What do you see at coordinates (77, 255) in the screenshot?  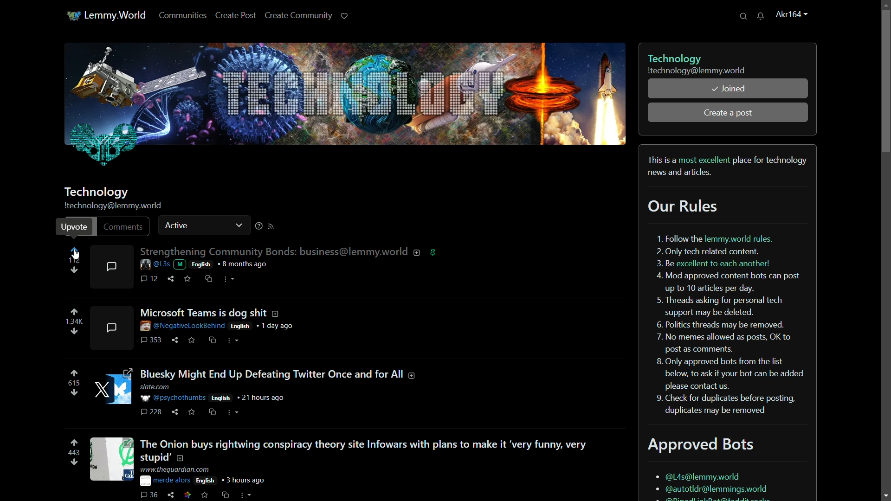 I see `cursor` at bounding box center [77, 255].